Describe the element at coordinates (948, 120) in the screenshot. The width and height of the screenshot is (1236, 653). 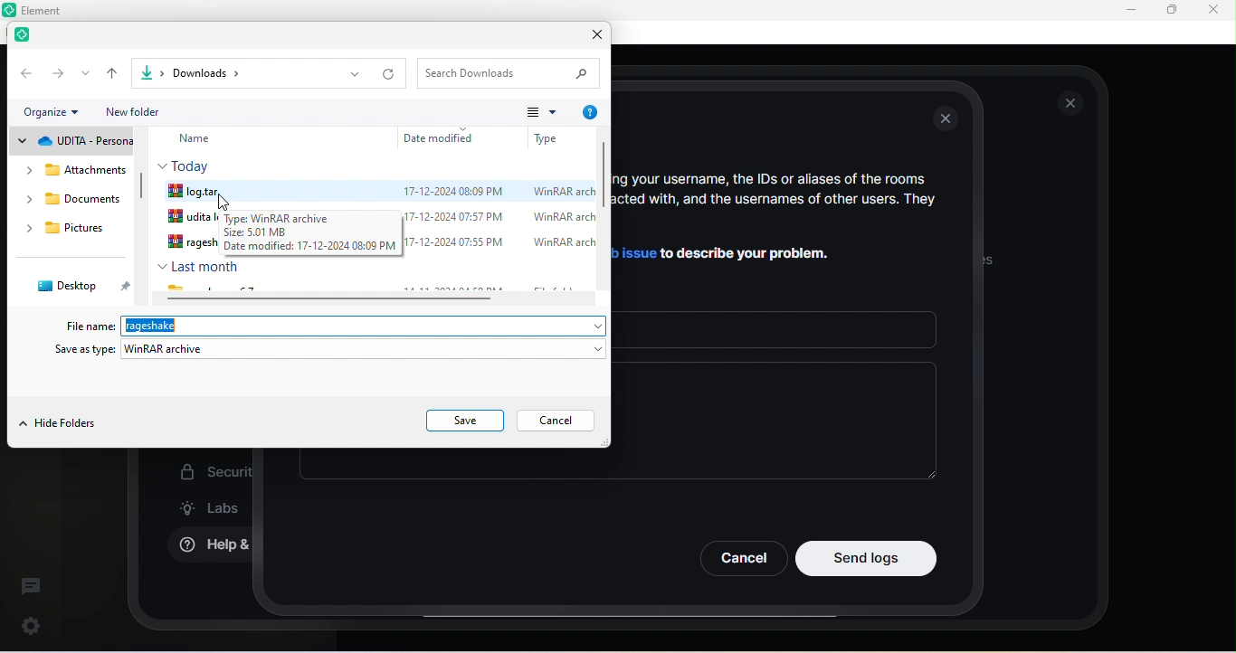
I see `close` at that location.